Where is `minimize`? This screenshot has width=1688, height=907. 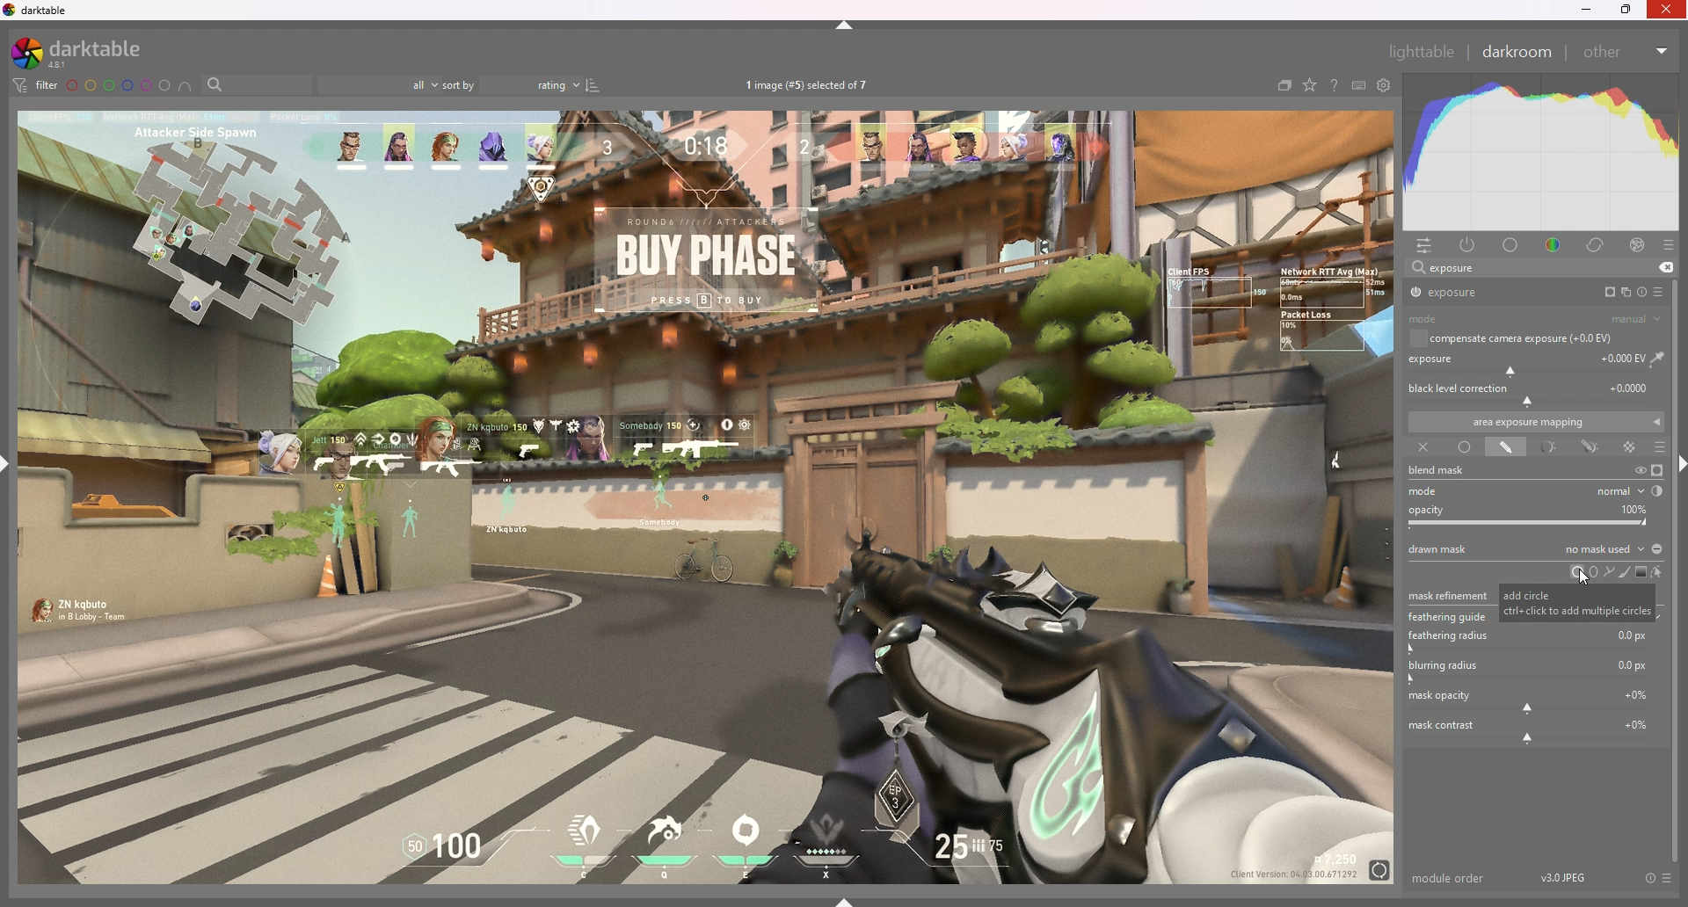 minimize is located at coordinates (1586, 11).